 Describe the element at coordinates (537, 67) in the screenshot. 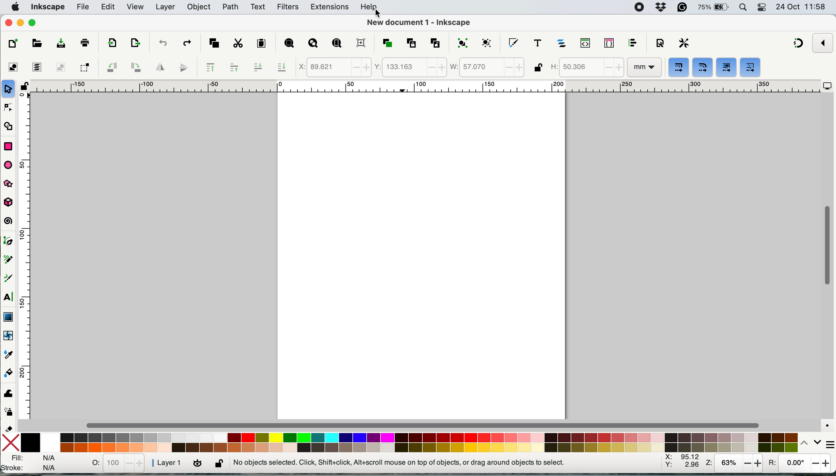

I see `lock unlock` at that location.